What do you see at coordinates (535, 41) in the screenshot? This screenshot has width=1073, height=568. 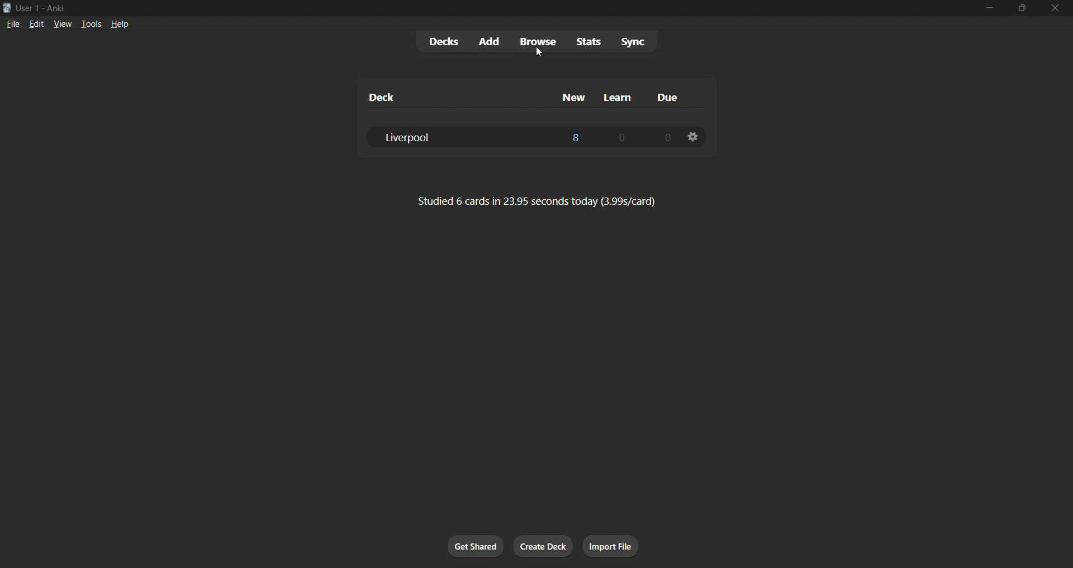 I see `browse` at bounding box center [535, 41].